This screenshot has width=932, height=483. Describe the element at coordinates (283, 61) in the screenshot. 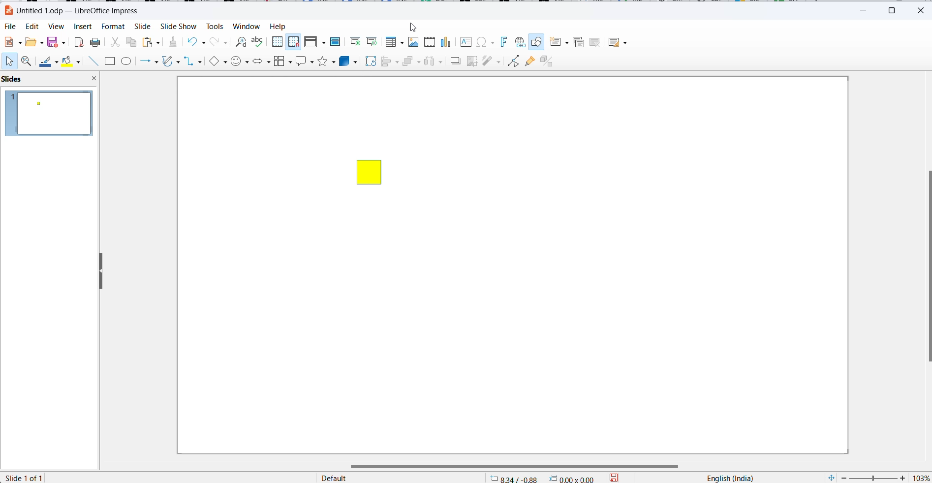

I see `flowchart ` at that location.